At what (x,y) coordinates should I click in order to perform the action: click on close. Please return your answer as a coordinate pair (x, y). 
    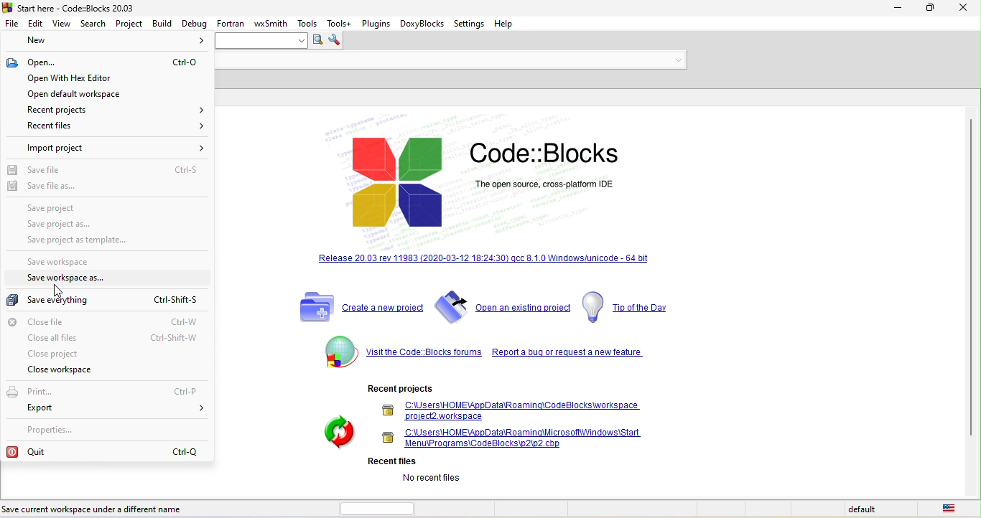
    Looking at the image, I should click on (964, 10).